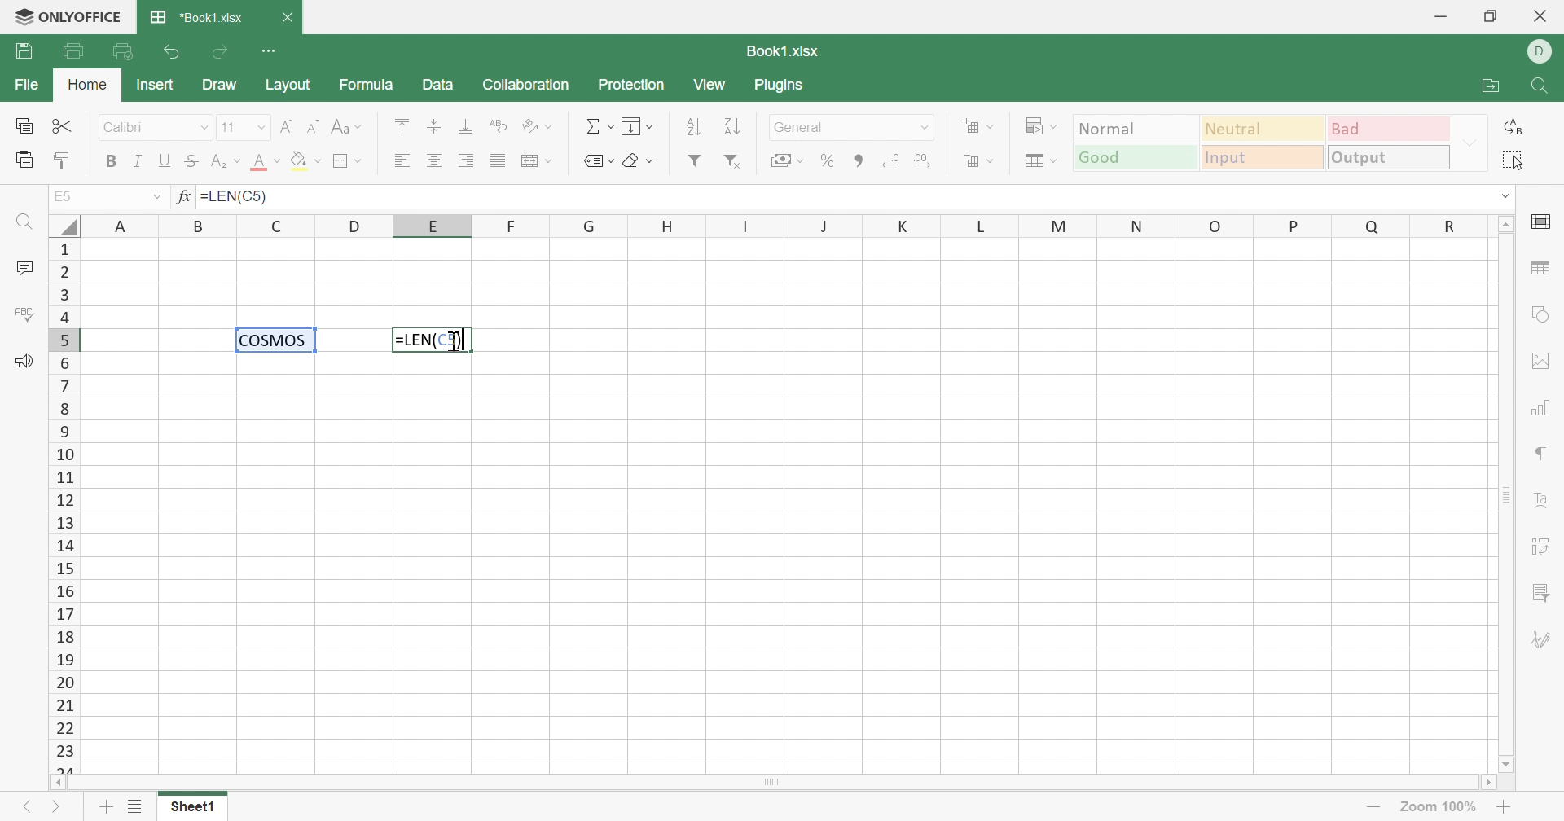 This screenshot has width=1564, height=821. Describe the element at coordinates (1513, 125) in the screenshot. I see `Replace` at that location.